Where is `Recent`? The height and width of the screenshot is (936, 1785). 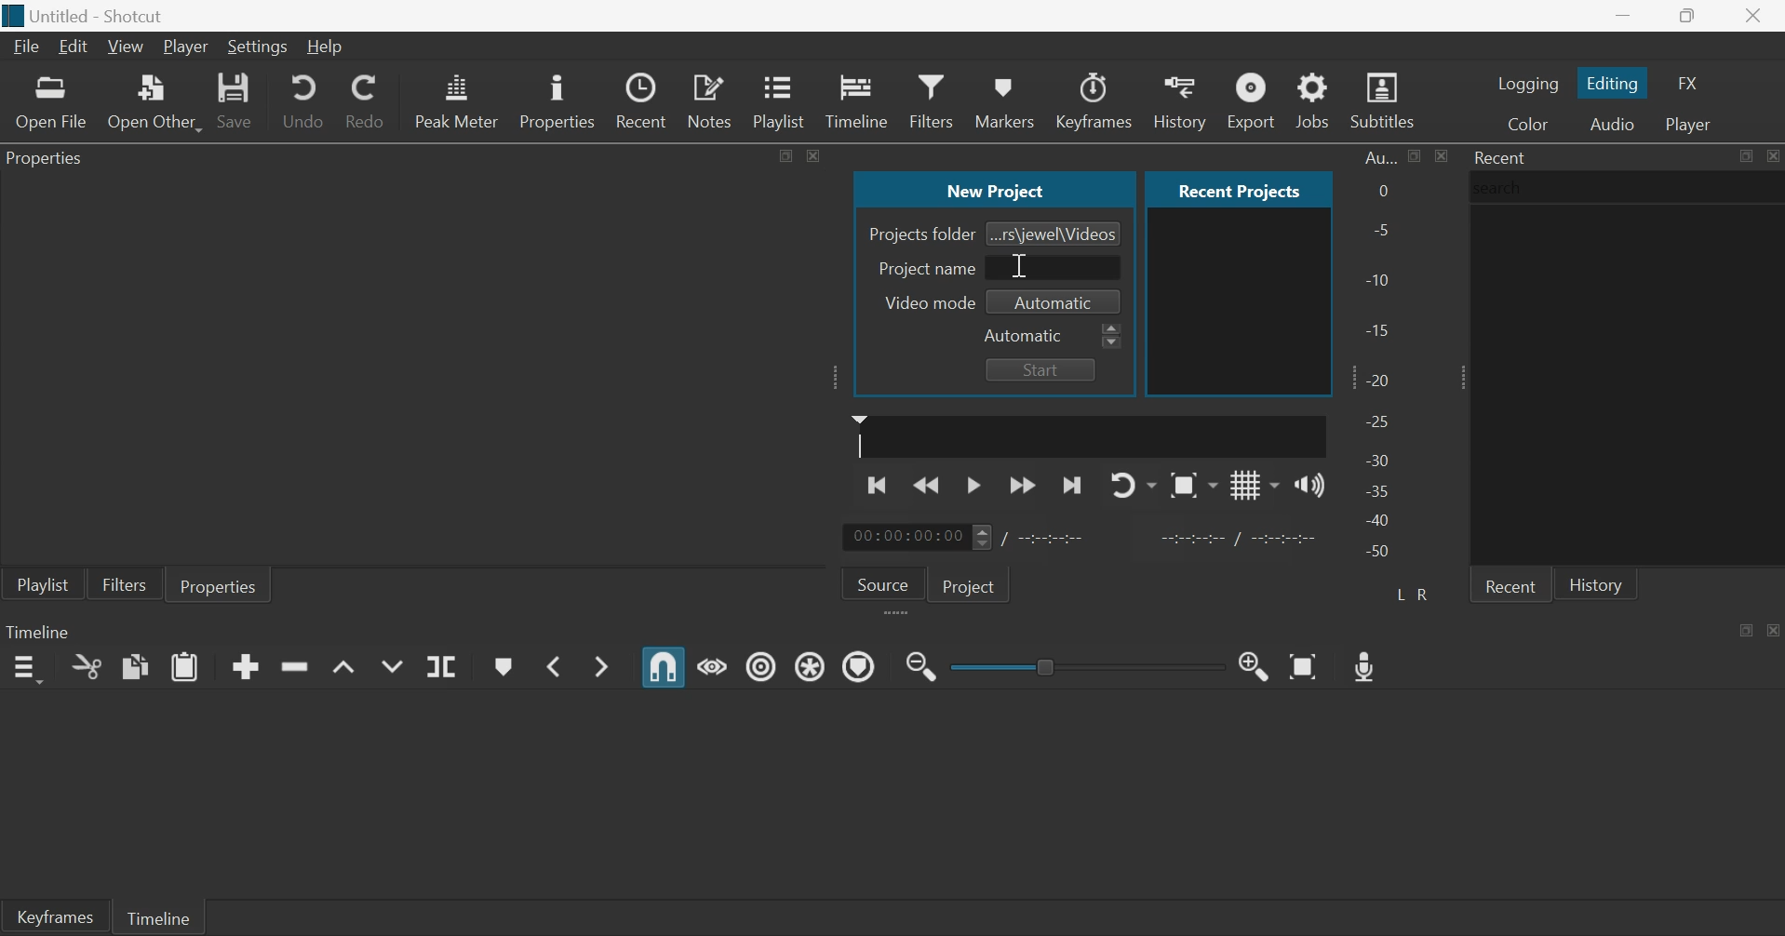
Recent is located at coordinates (644, 100).